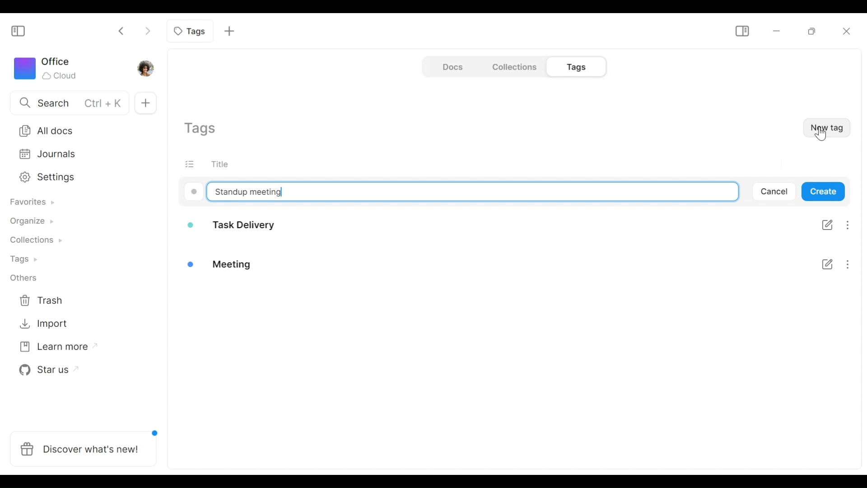  Describe the element at coordinates (226, 164) in the screenshot. I see `Title` at that location.